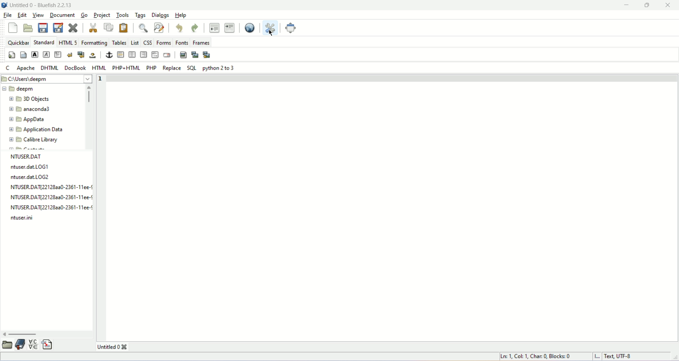 The image size is (679, 361). Describe the element at coordinates (18, 42) in the screenshot. I see `quickbar` at that location.